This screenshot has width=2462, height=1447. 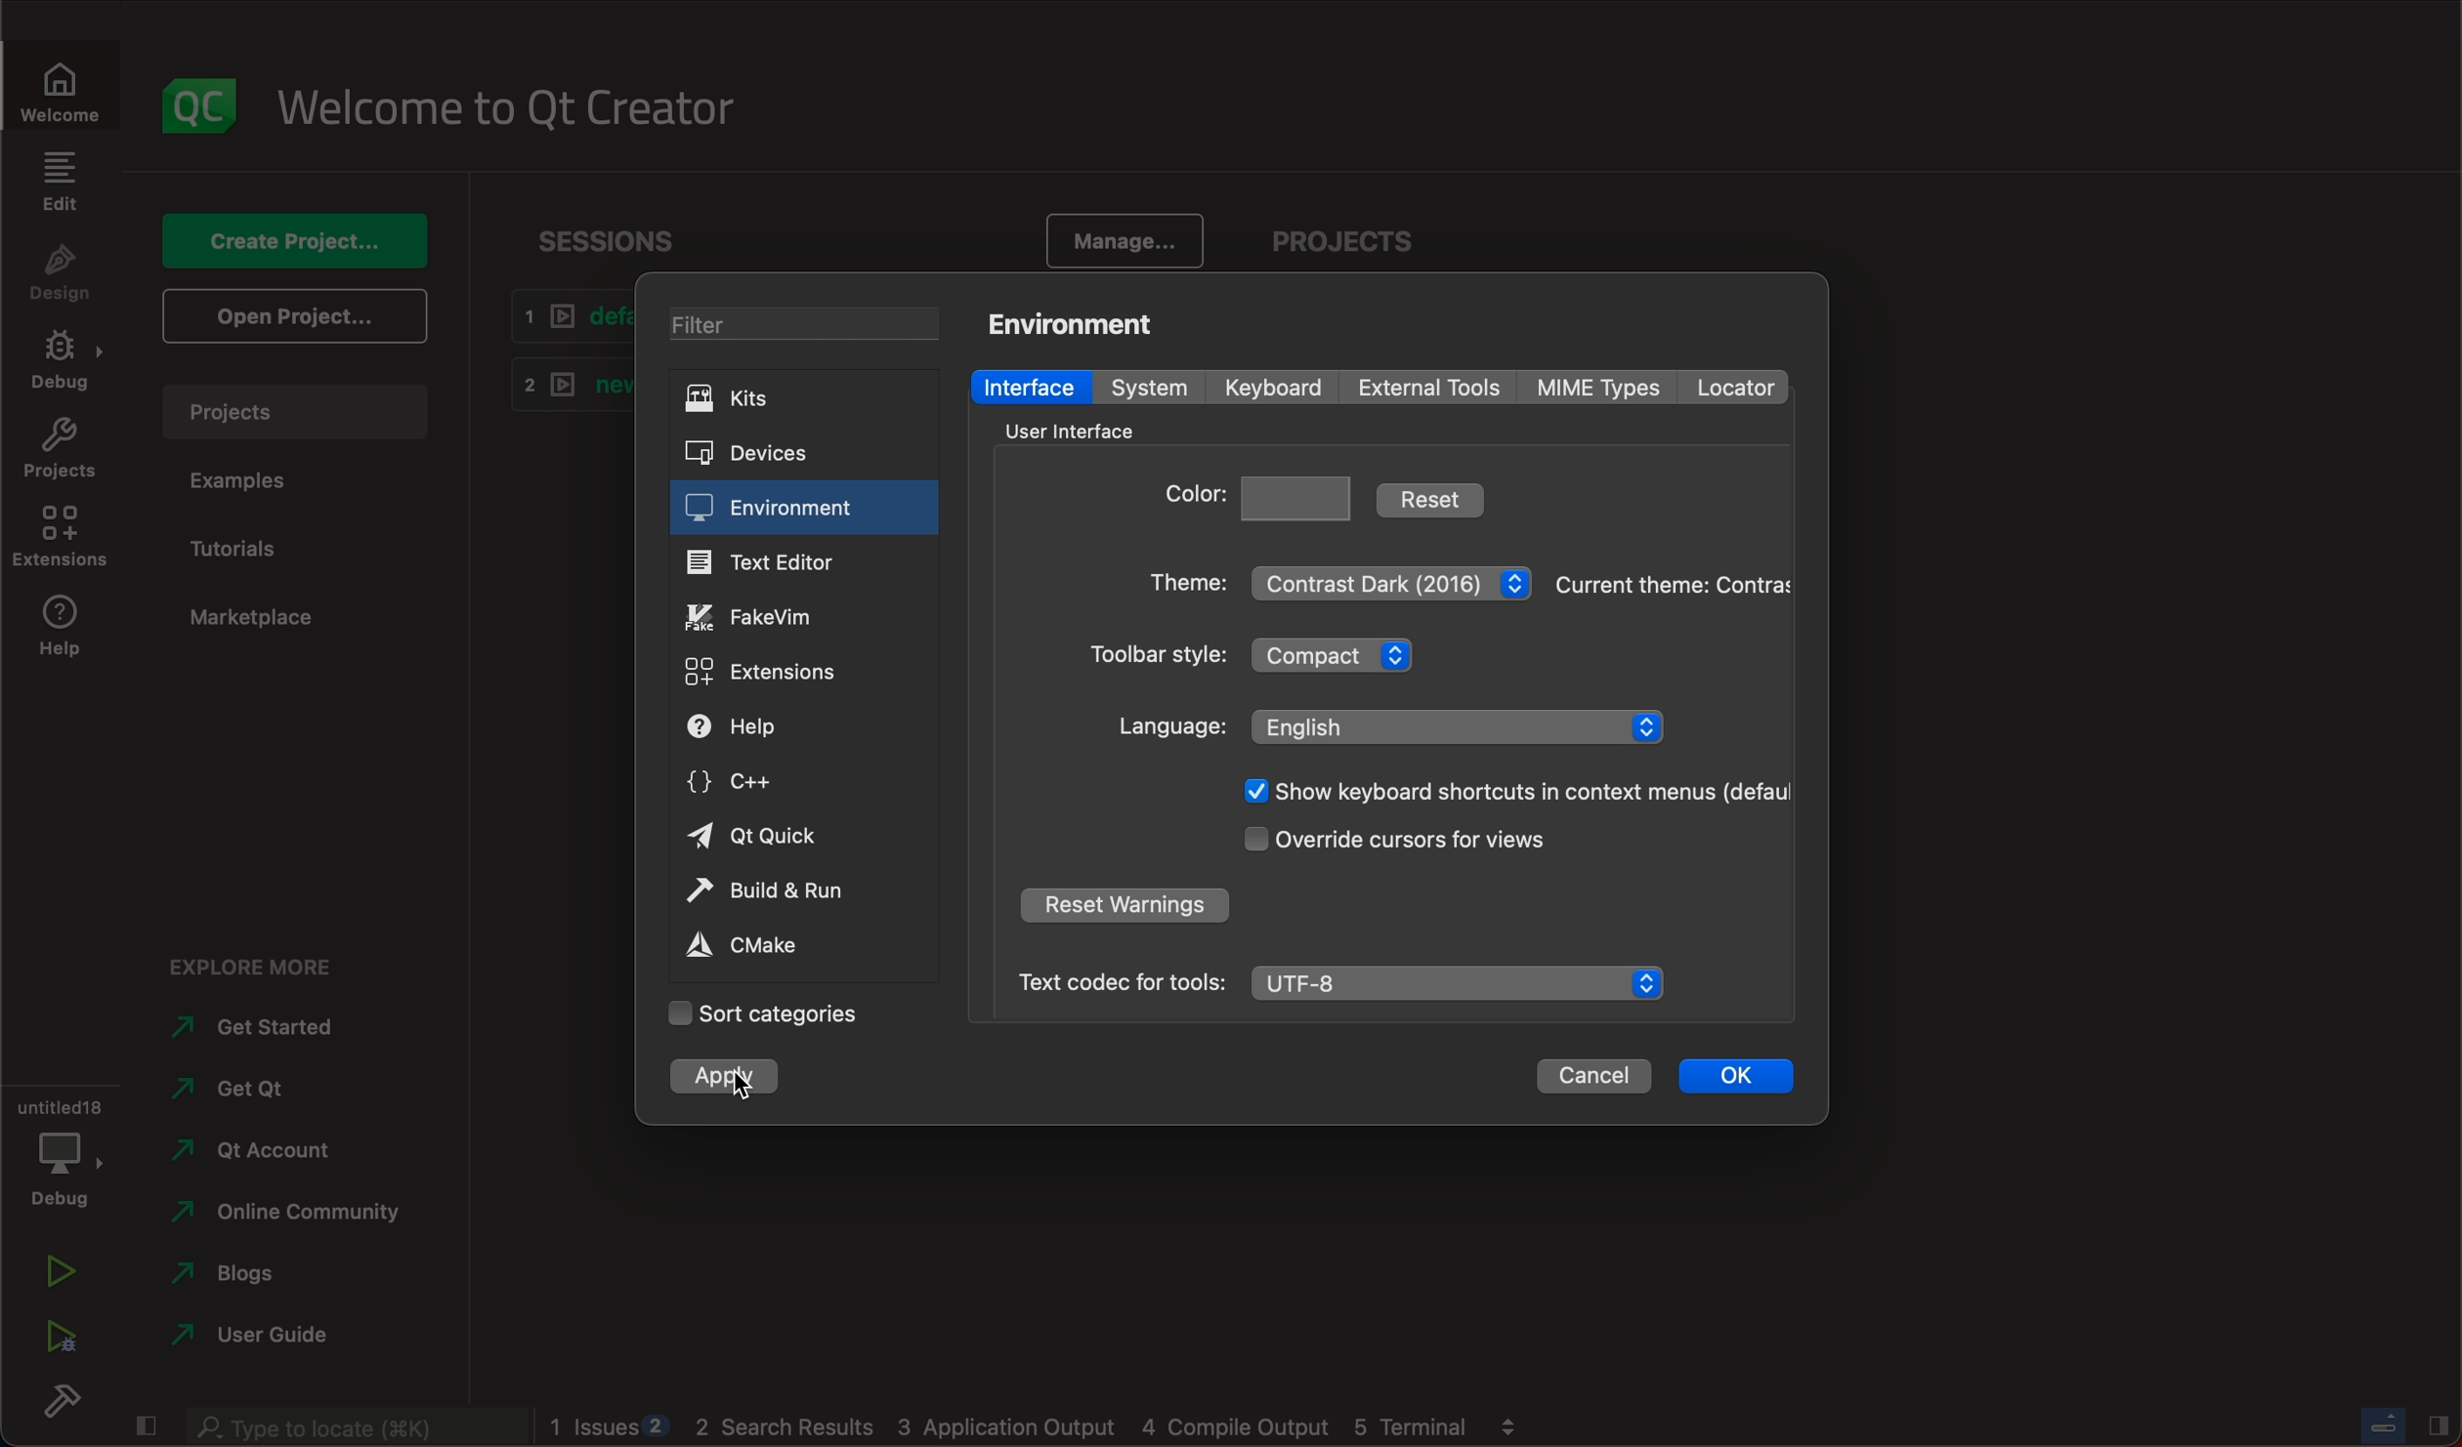 I want to click on kits, so click(x=801, y=401).